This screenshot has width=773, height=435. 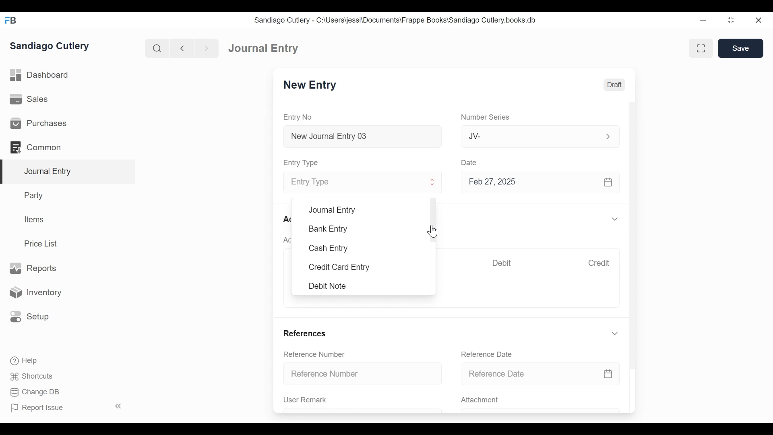 I want to click on Items, so click(x=33, y=219).